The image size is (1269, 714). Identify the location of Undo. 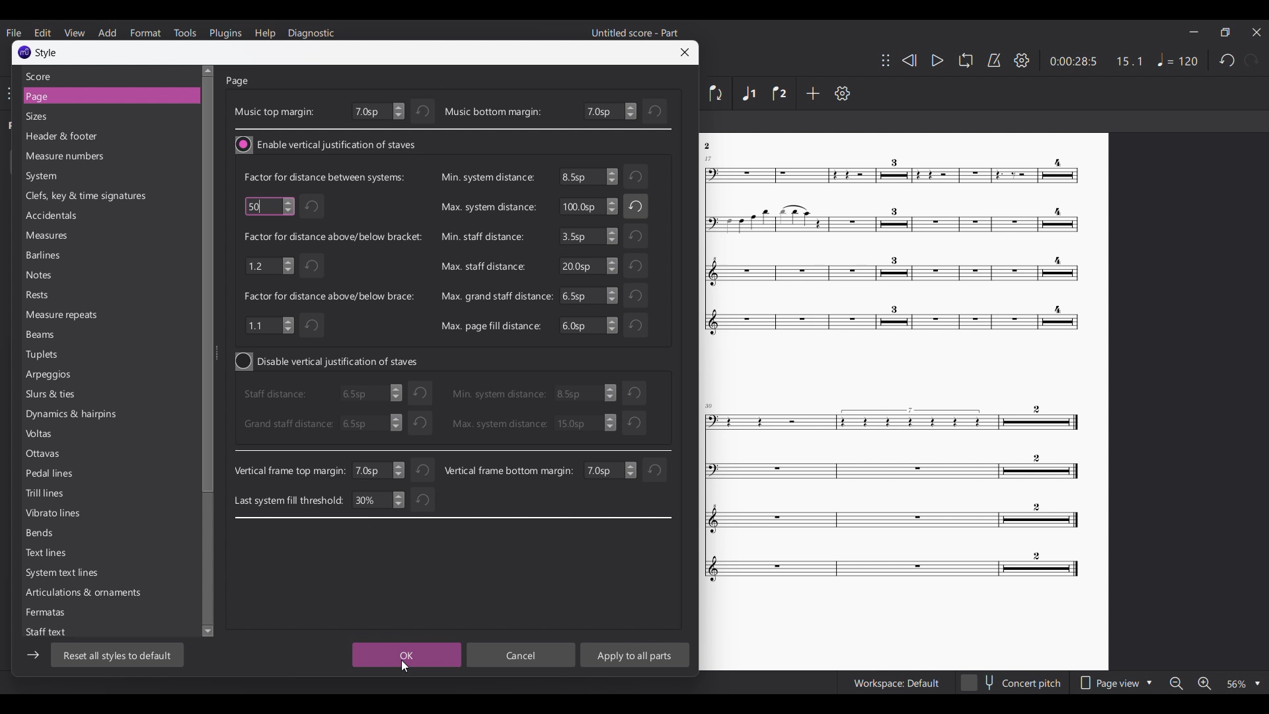
(634, 324).